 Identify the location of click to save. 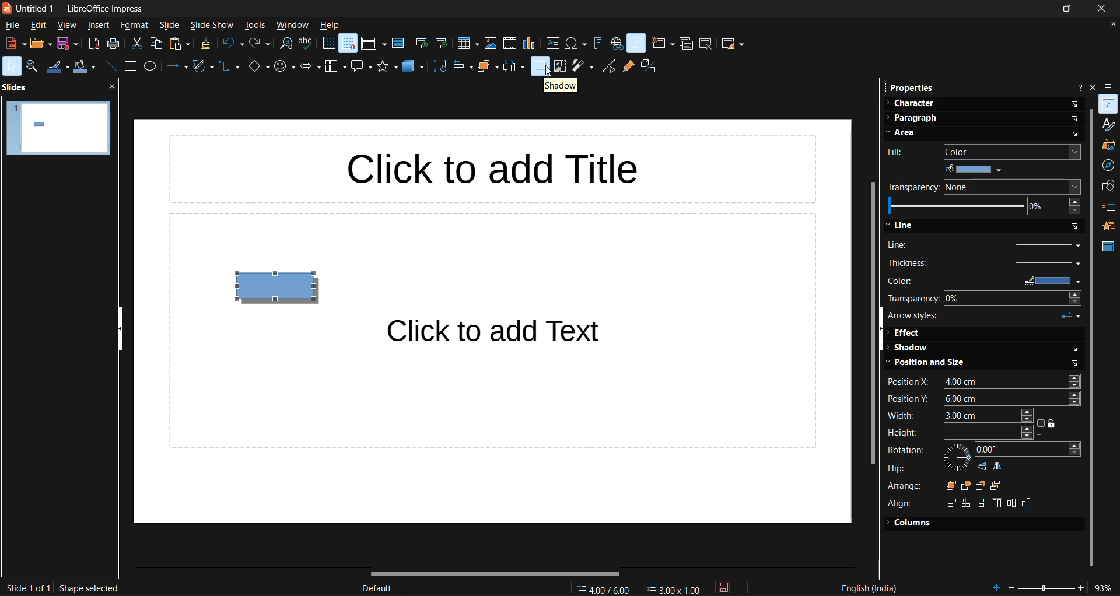
(729, 588).